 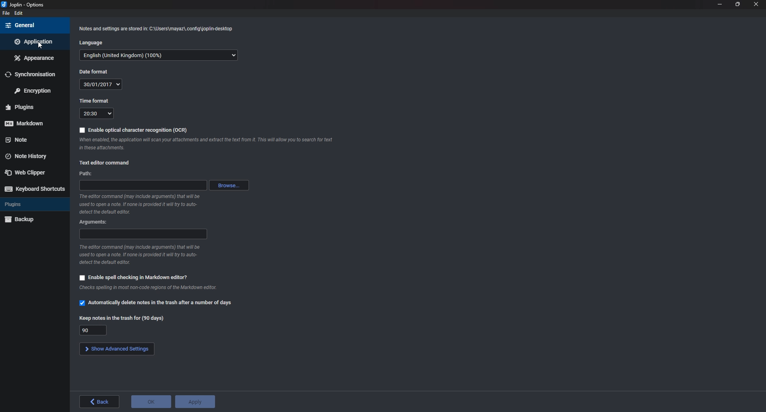 What do you see at coordinates (97, 114) in the screenshot?
I see `Time format` at bounding box center [97, 114].